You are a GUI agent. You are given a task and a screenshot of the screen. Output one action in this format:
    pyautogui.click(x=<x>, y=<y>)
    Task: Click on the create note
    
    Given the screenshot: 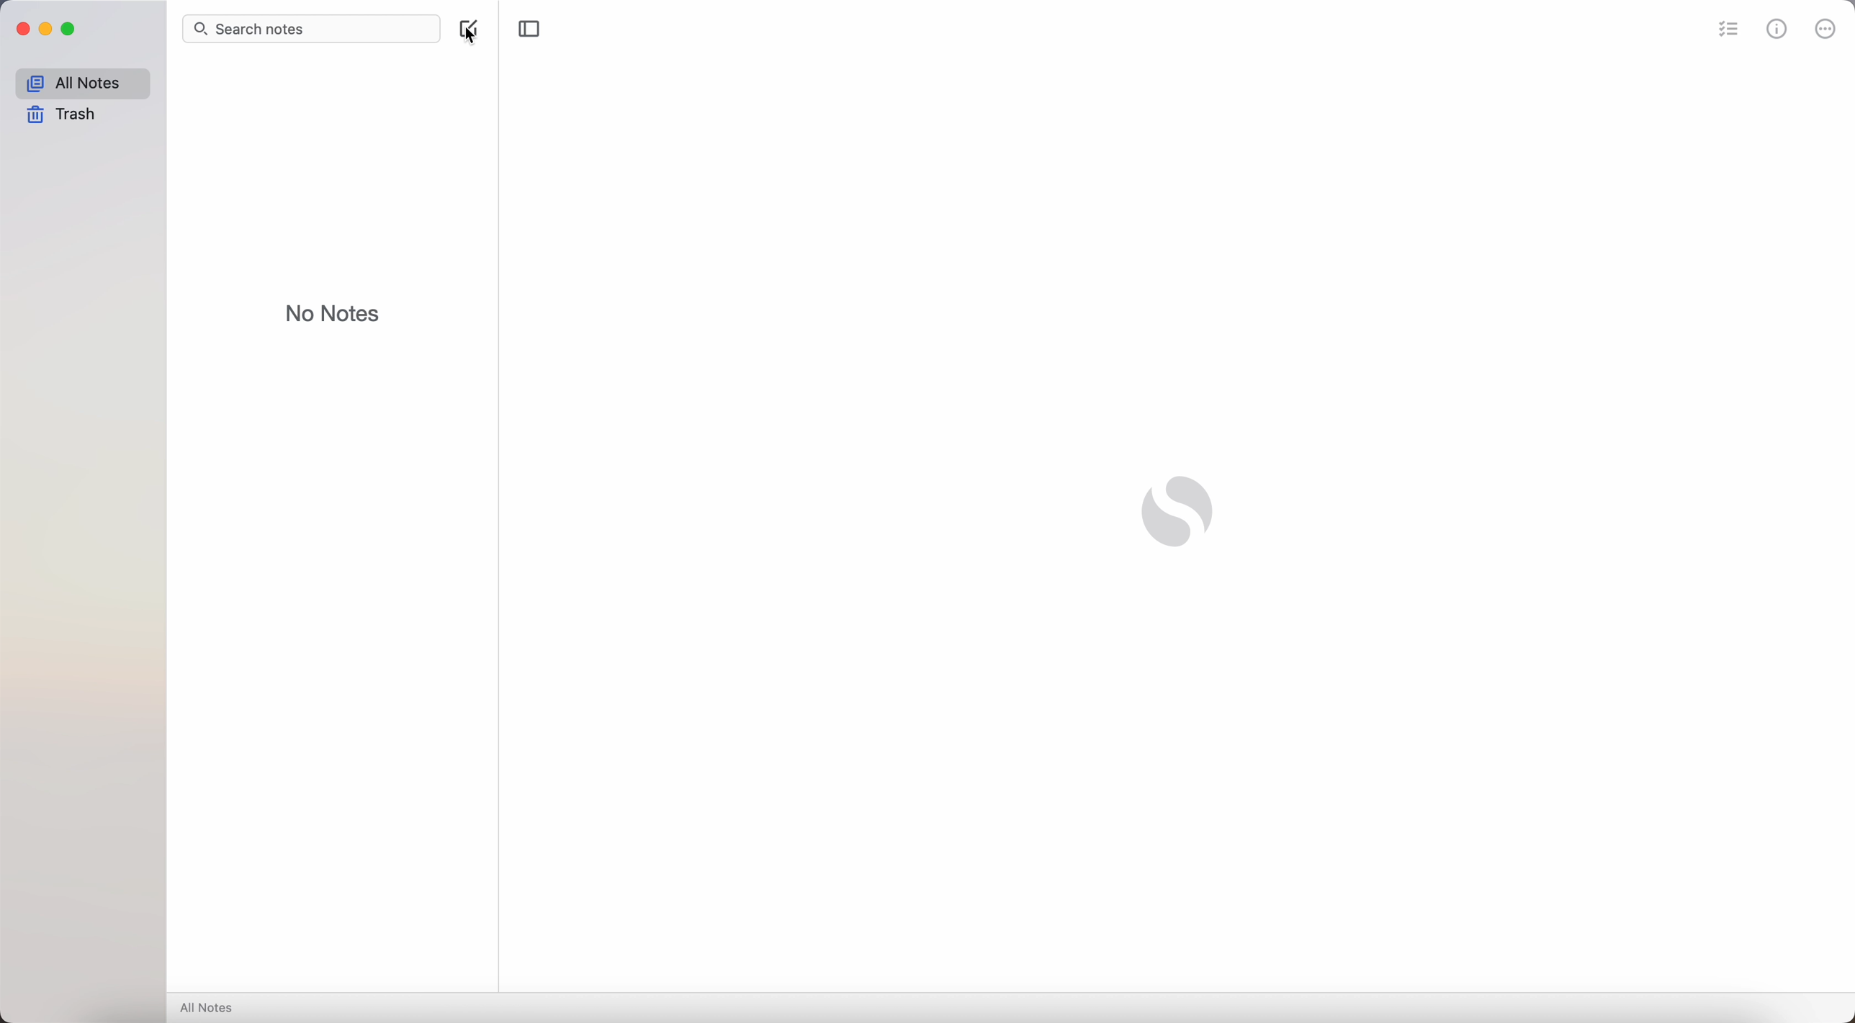 What is the action you would take?
    pyautogui.click(x=469, y=30)
    